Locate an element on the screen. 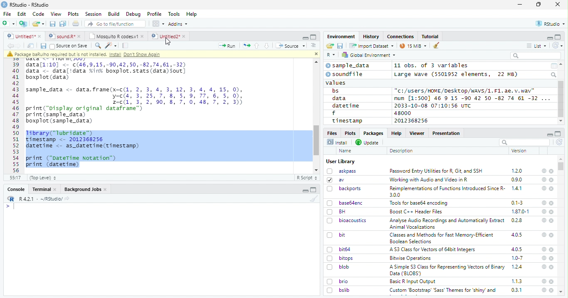  Connections is located at coordinates (400, 37).